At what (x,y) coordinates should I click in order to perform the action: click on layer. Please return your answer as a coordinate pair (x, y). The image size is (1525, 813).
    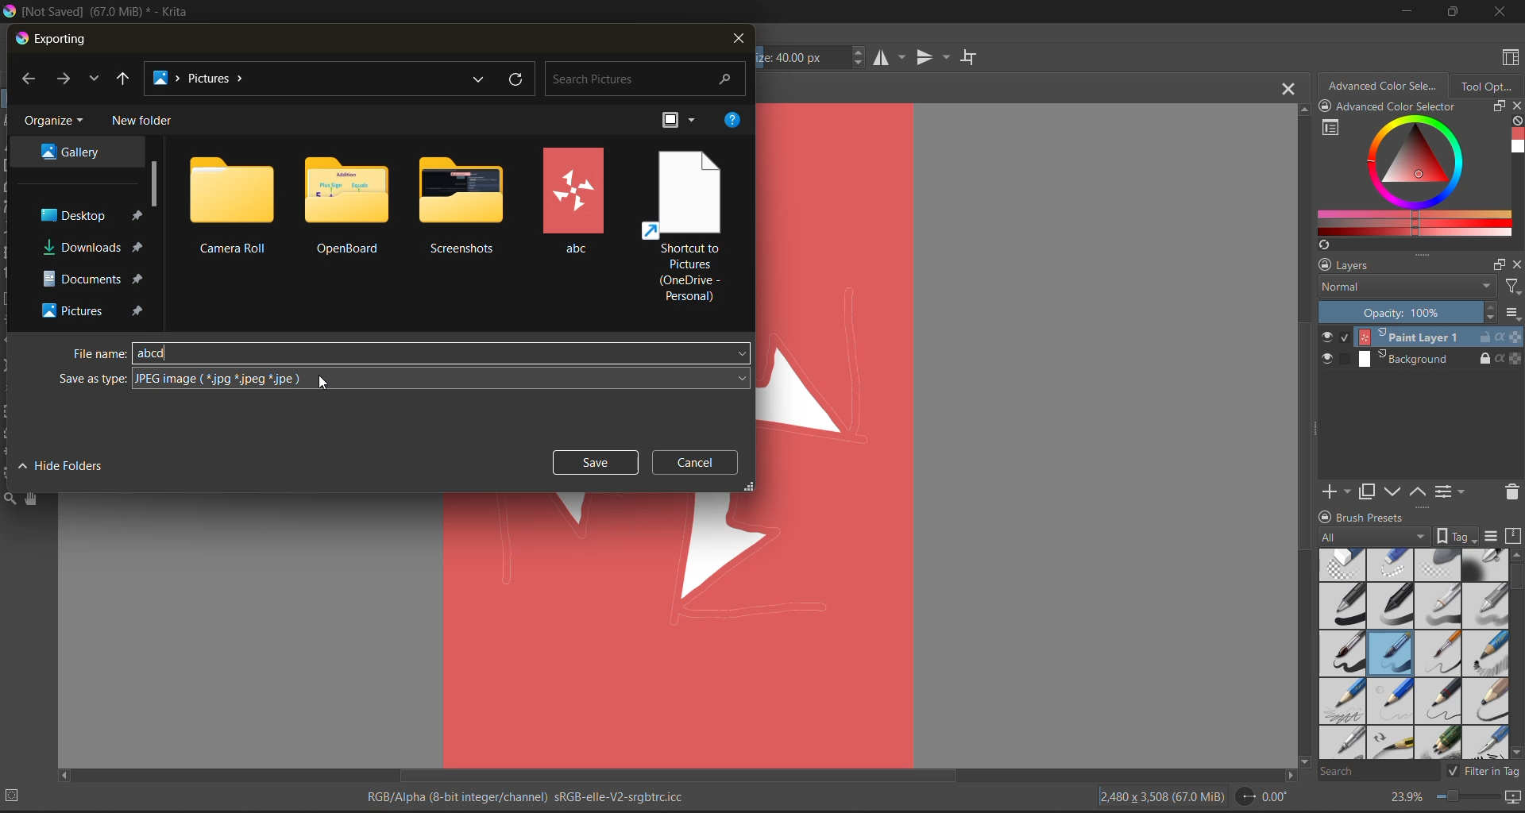
    Looking at the image, I should click on (1421, 337).